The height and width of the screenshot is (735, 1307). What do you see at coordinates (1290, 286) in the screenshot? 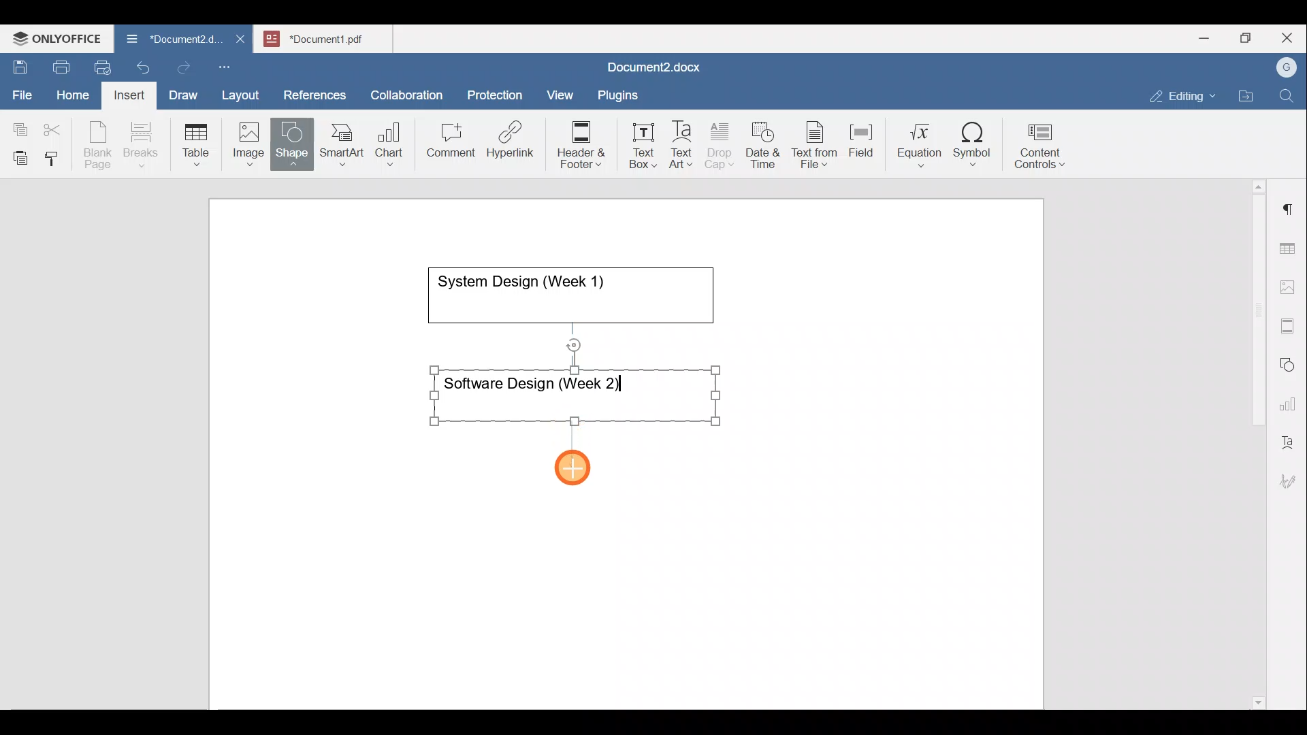
I see `Image settings` at bounding box center [1290, 286].